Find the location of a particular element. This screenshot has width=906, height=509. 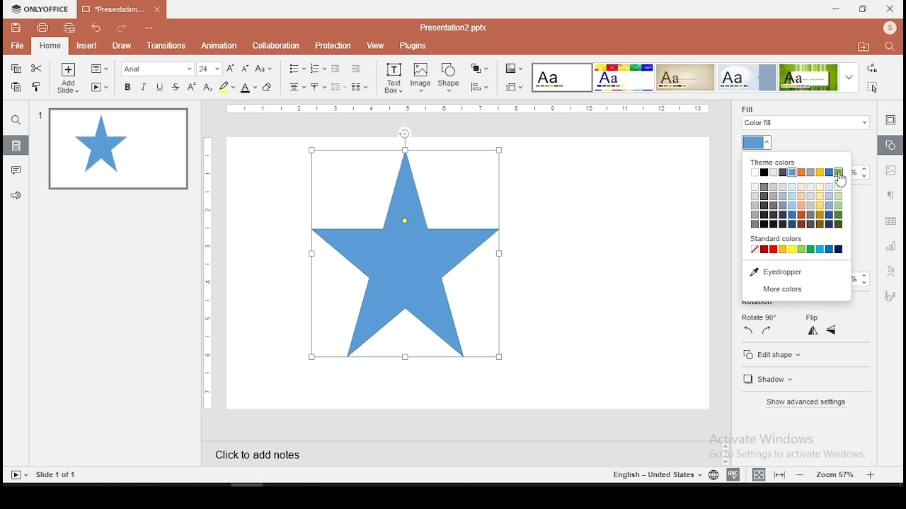

italics is located at coordinates (143, 87).